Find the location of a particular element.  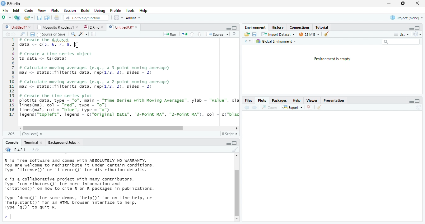

Presentation is located at coordinates (333, 101).